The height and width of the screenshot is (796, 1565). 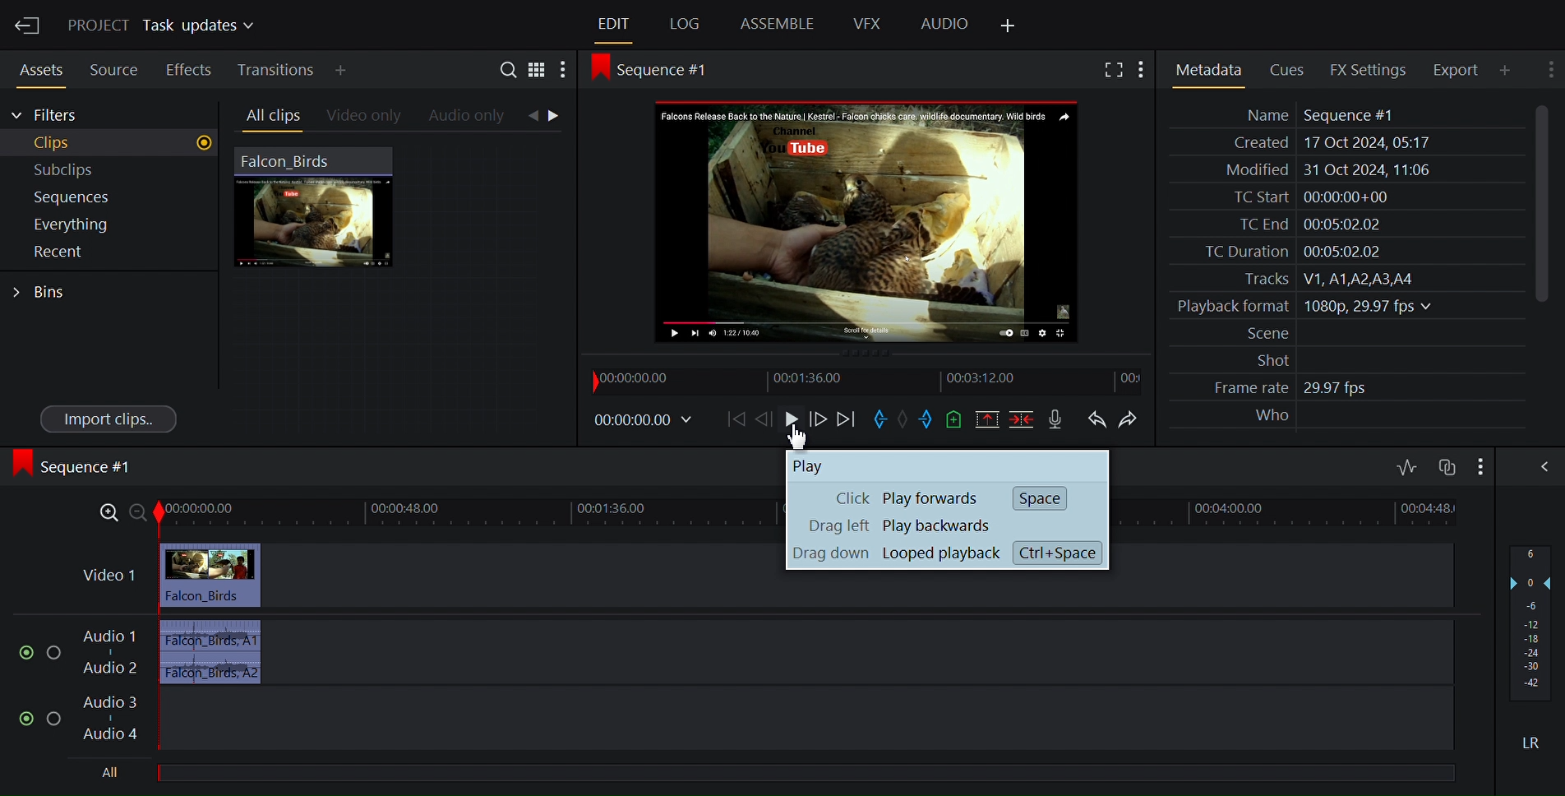 I want to click on Clip Thumbnail, so click(x=400, y=287).